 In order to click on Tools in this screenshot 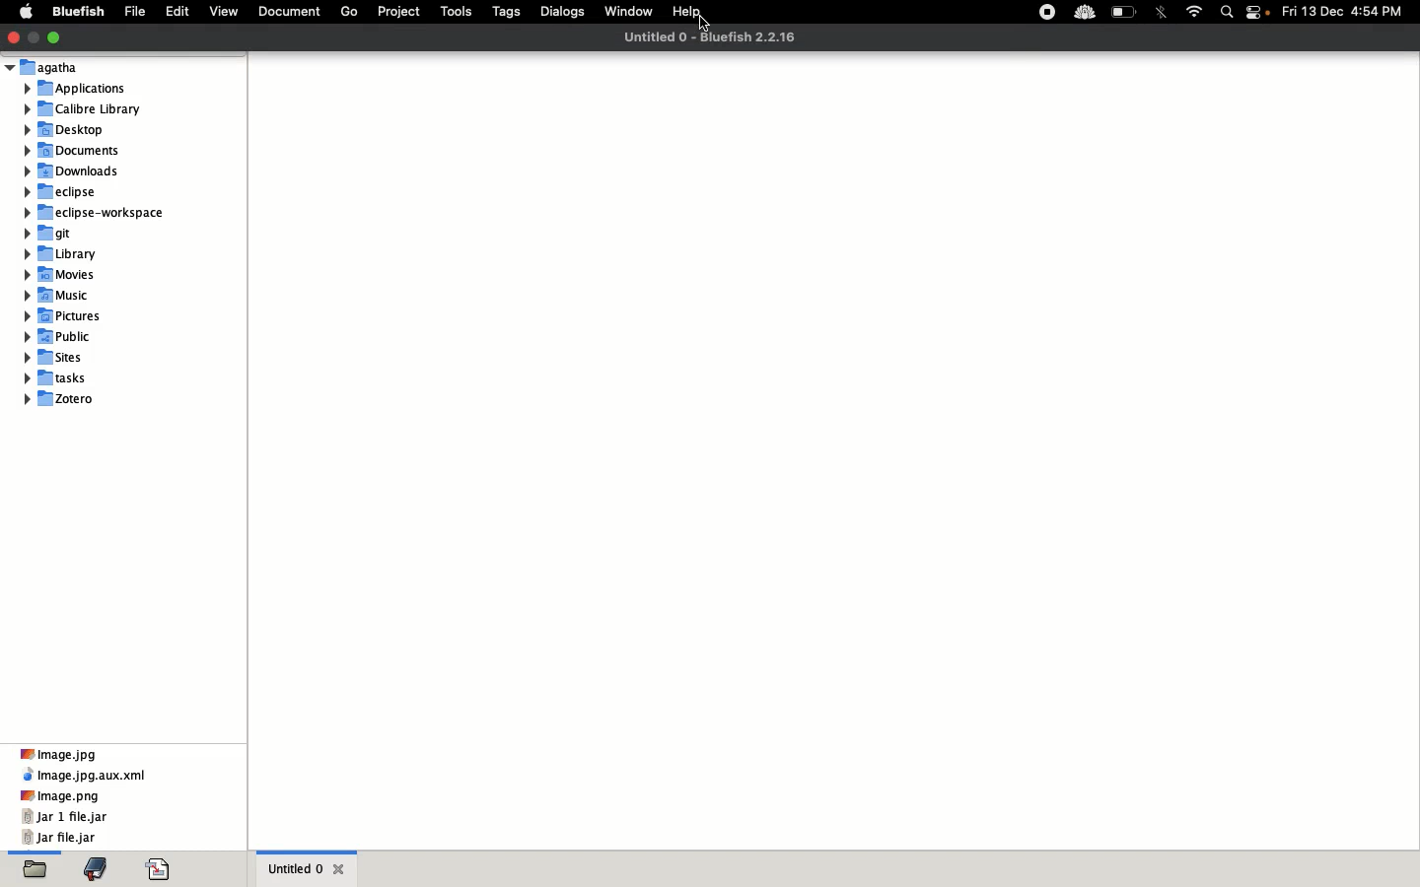, I will do `click(456, 12)`.